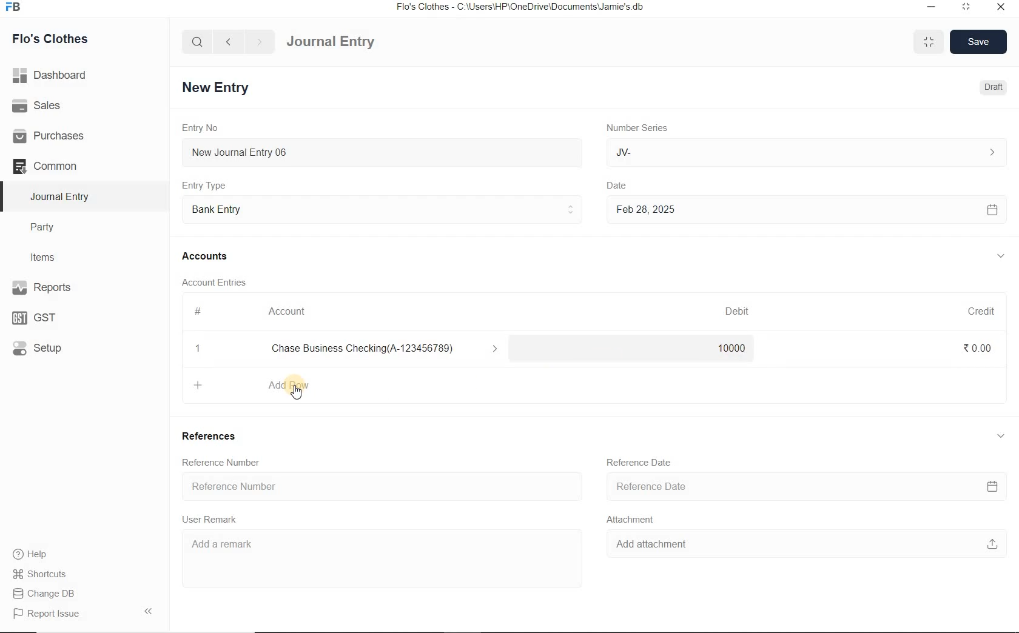  I want to click on Save, so click(979, 41).